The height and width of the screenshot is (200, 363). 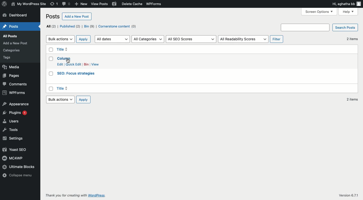 I want to click on Collapse menu, so click(x=19, y=177).